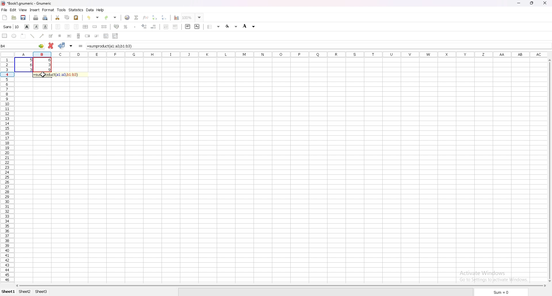 The width and height of the screenshot is (552, 296). What do you see at coordinates (69, 36) in the screenshot?
I see `button` at bounding box center [69, 36].